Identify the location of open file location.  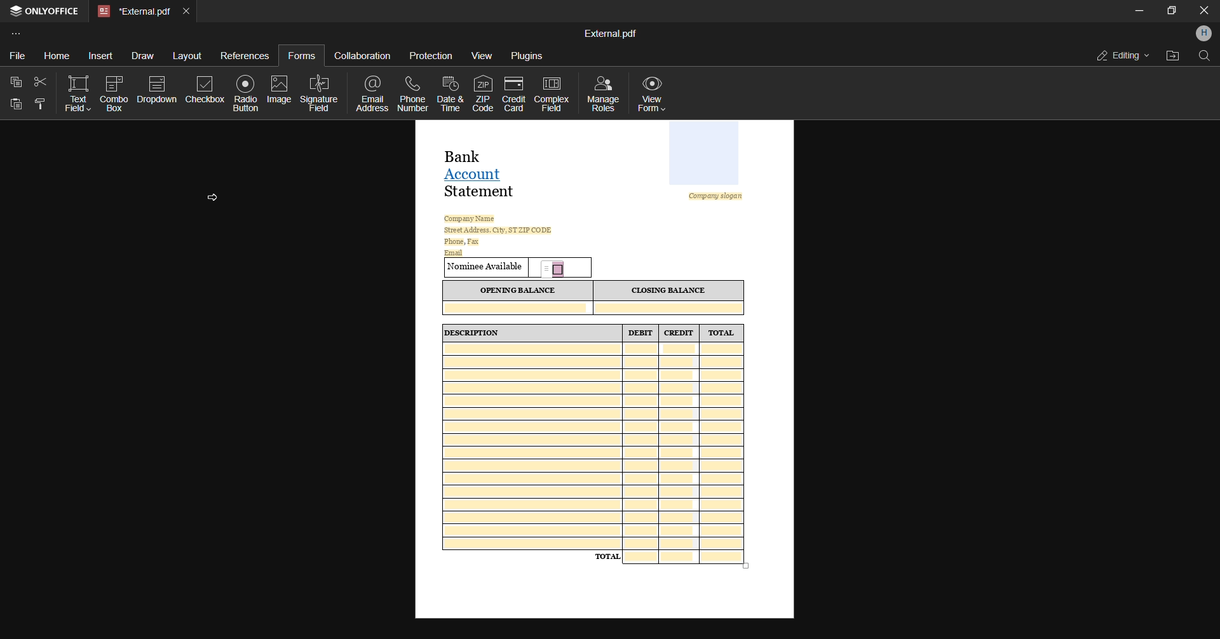
(1172, 55).